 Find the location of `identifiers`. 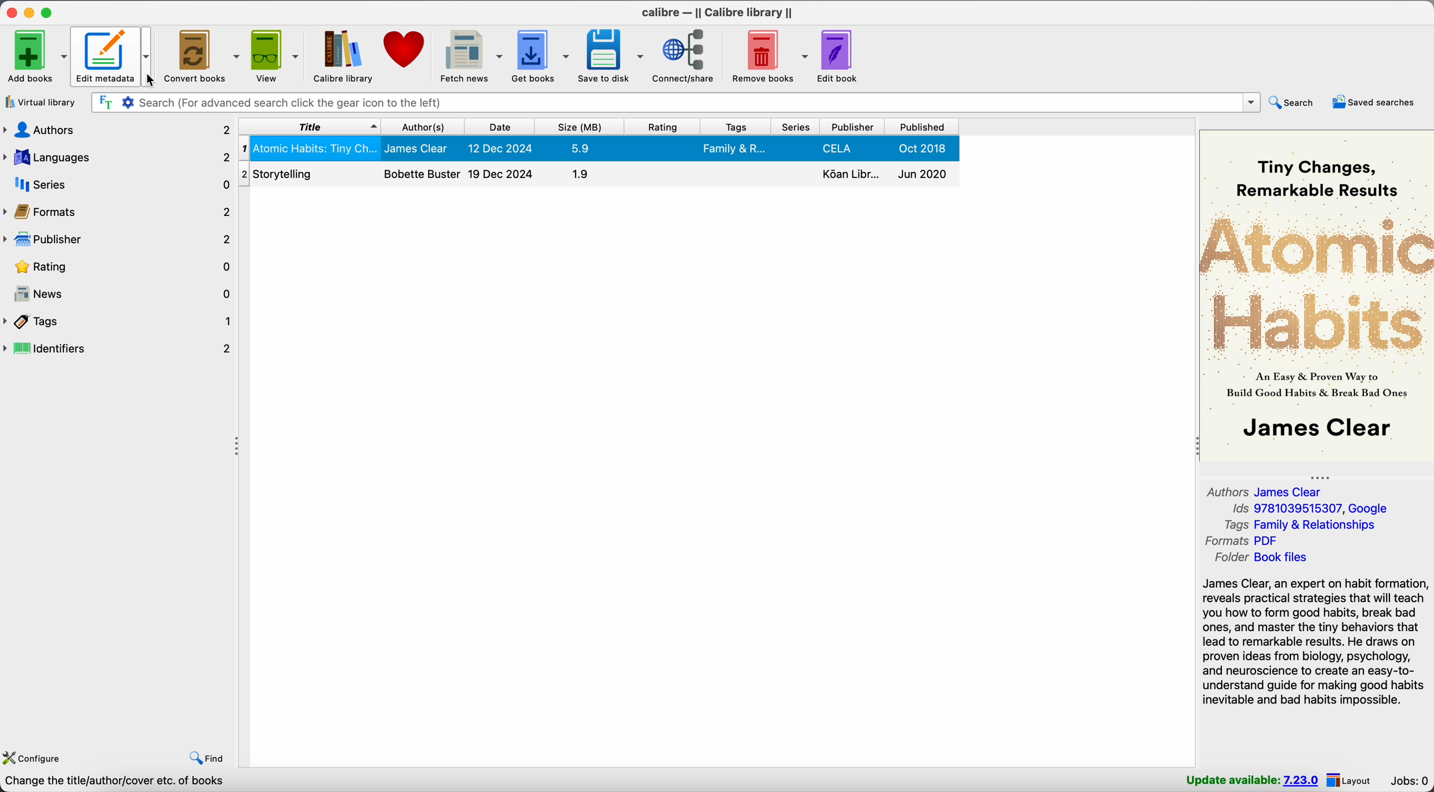

identifiers is located at coordinates (120, 349).